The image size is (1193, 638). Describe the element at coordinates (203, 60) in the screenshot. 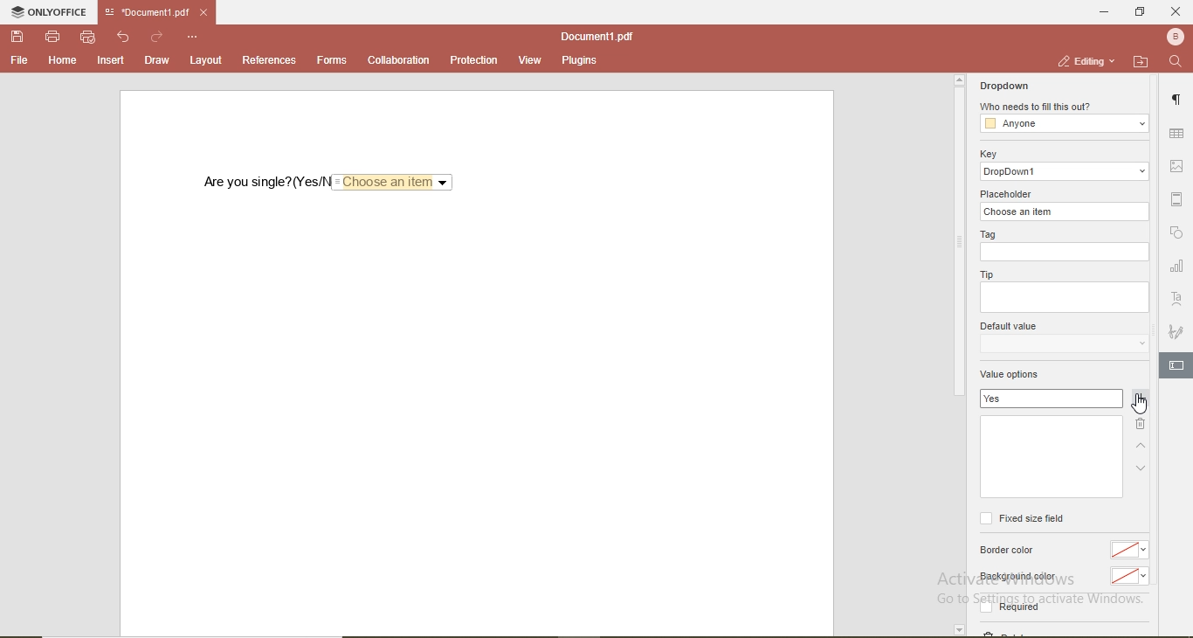

I see `layout` at that location.